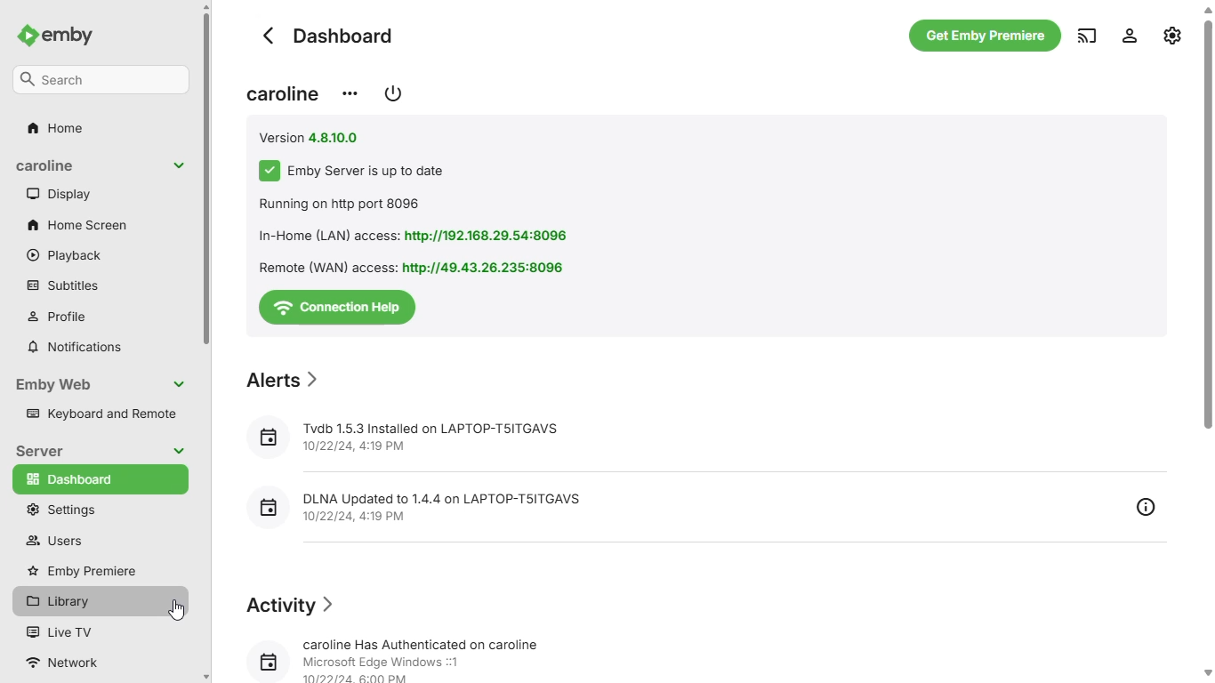 The width and height of the screenshot is (1215, 683). Describe the element at coordinates (74, 346) in the screenshot. I see `notifications` at that location.